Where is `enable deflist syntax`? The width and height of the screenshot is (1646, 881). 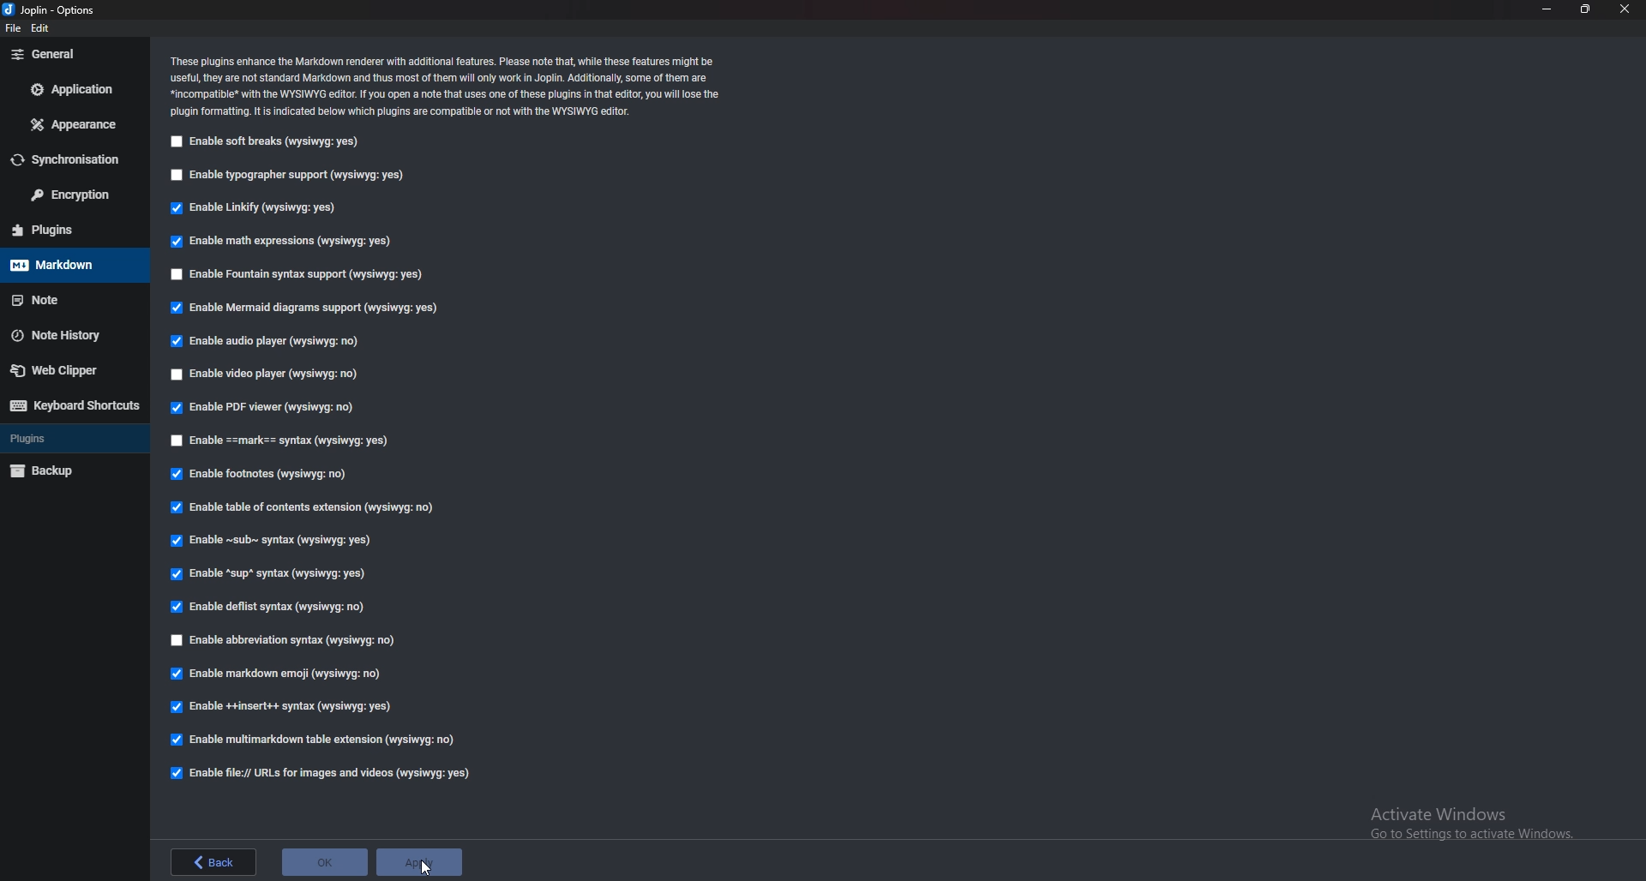 enable deflist syntax is located at coordinates (270, 608).